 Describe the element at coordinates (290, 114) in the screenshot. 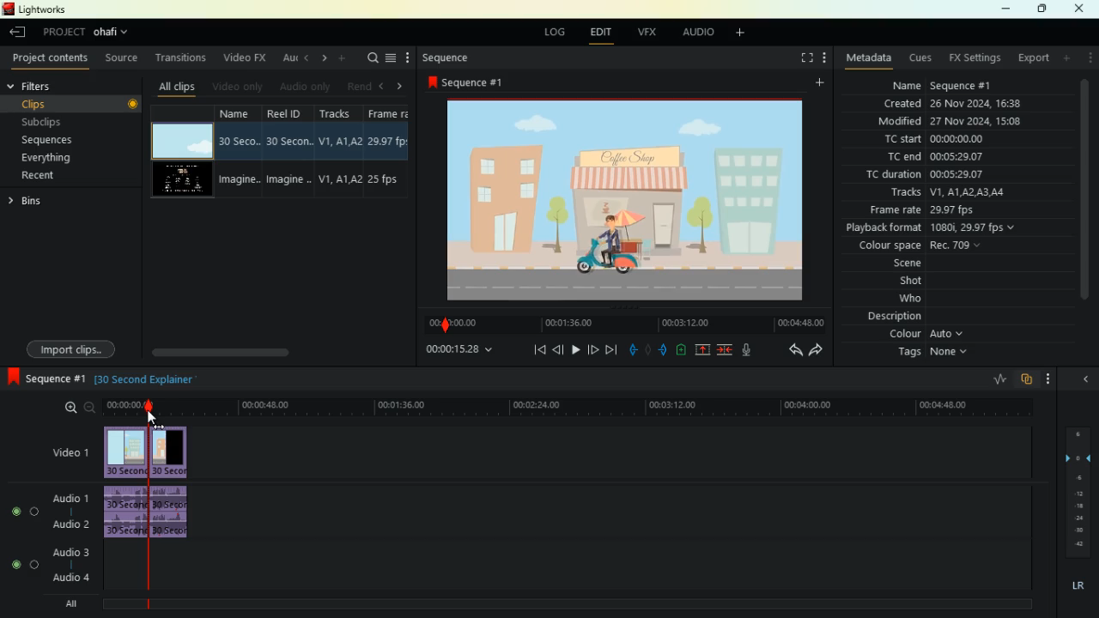

I see `reel id` at that location.